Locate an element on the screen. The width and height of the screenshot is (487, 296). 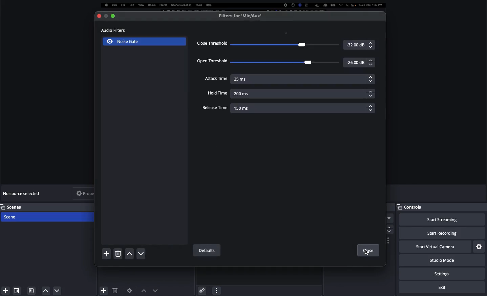
Settings is located at coordinates (202, 289).